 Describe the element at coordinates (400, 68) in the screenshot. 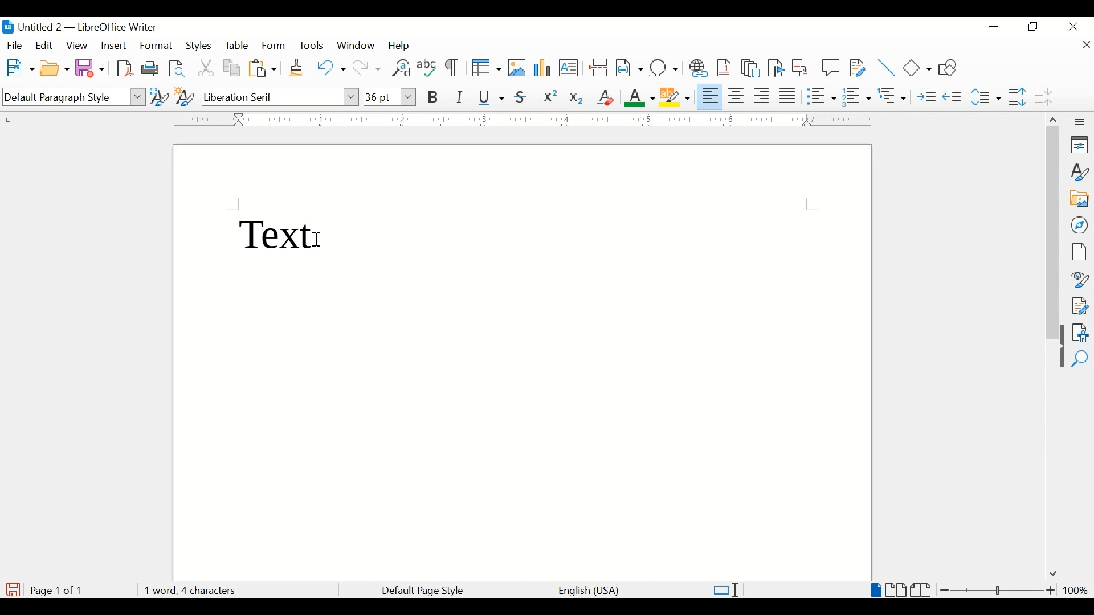

I see `find and replace` at that location.